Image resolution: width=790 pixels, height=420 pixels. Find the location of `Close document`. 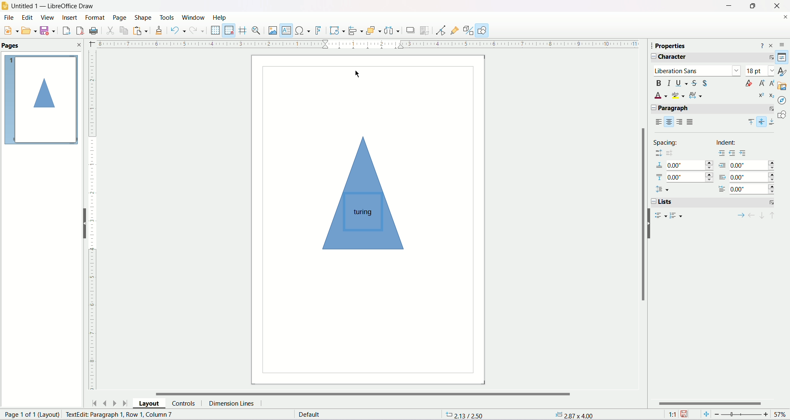

Close document is located at coordinates (785, 17).